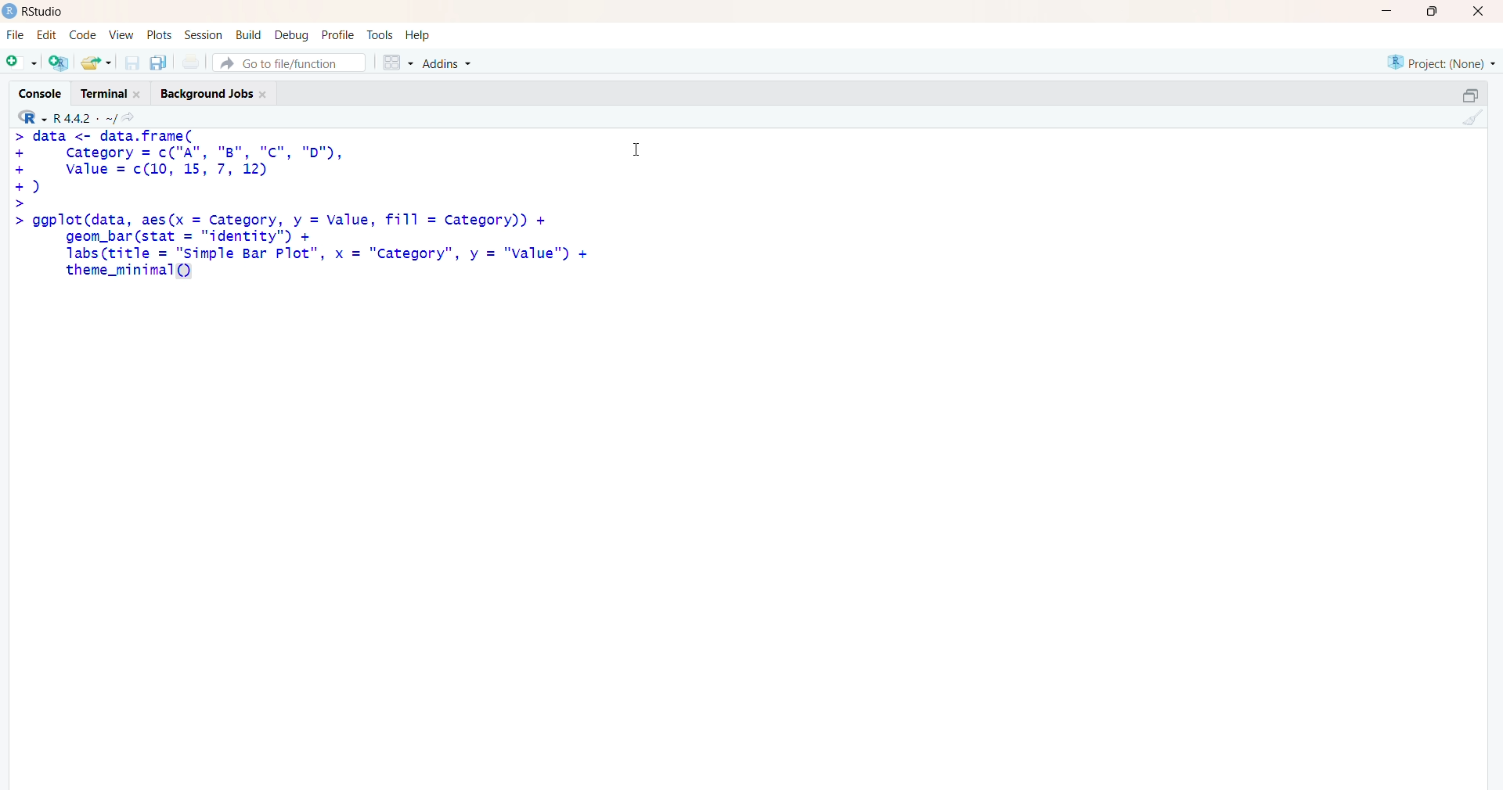 The image size is (1503, 790). Describe the element at coordinates (161, 35) in the screenshot. I see `plots` at that location.